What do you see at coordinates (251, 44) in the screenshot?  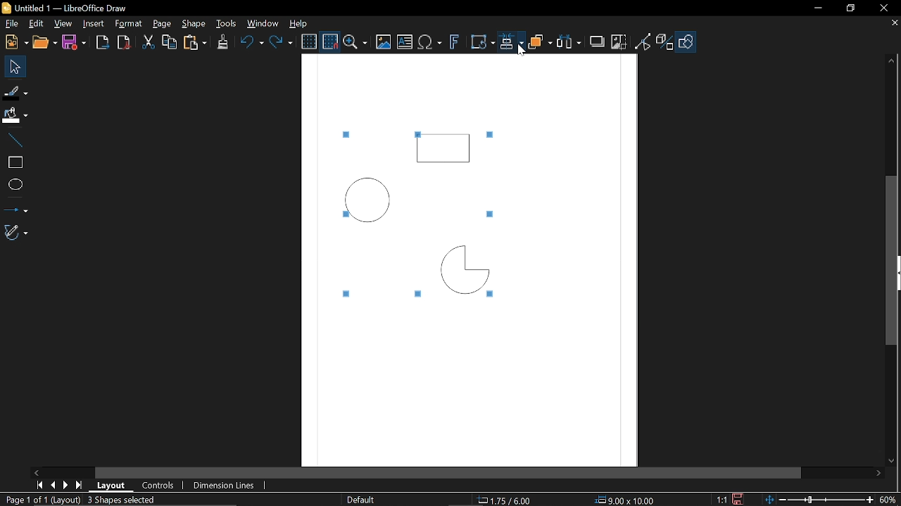 I see `Undo` at bounding box center [251, 44].